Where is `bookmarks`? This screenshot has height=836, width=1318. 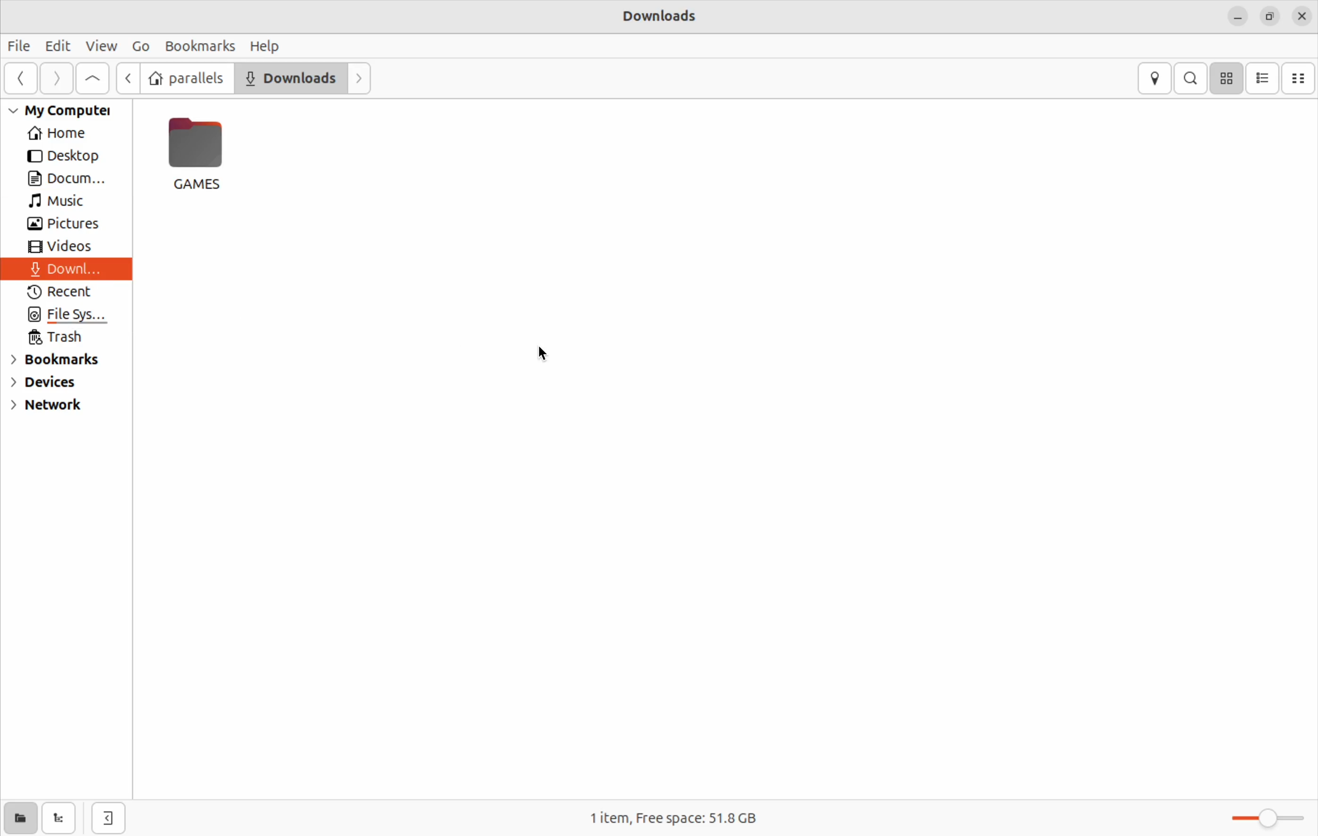 bookmarks is located at coordinates (67, 361).